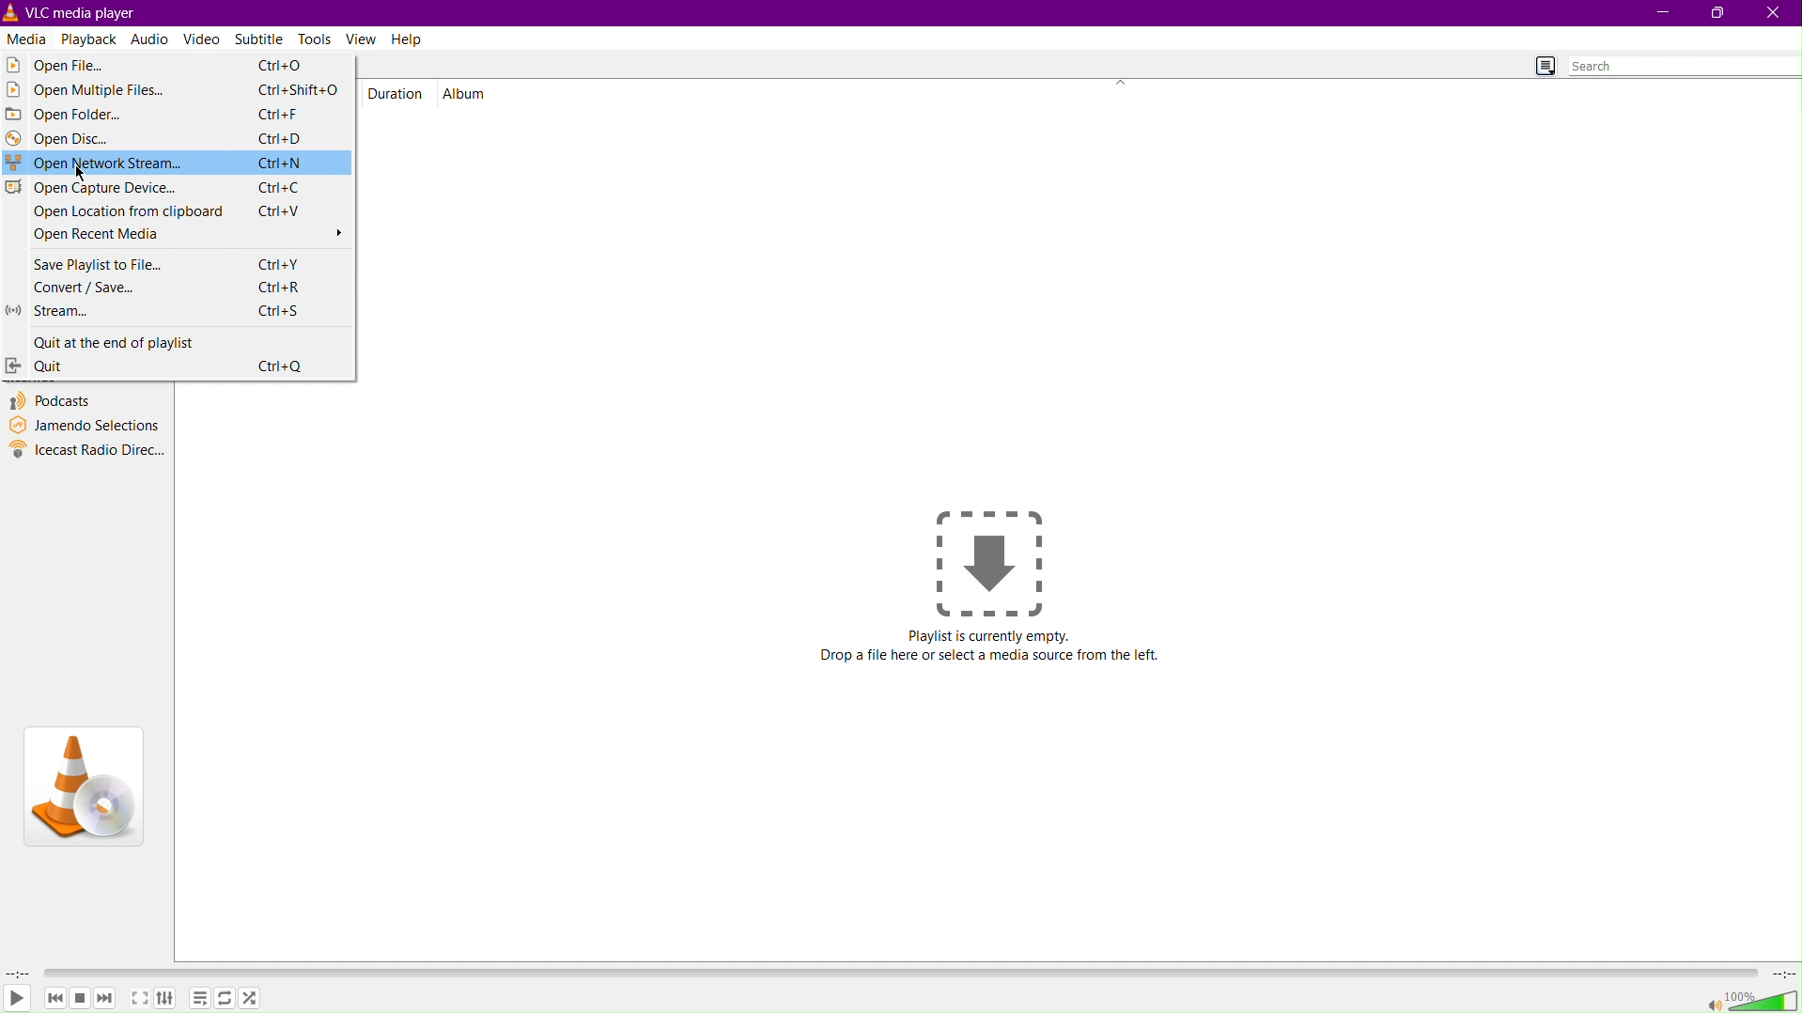 The height and width of the screenshot is (1013, 1802). I want to click on Ctrl+V, so click(282, 210).